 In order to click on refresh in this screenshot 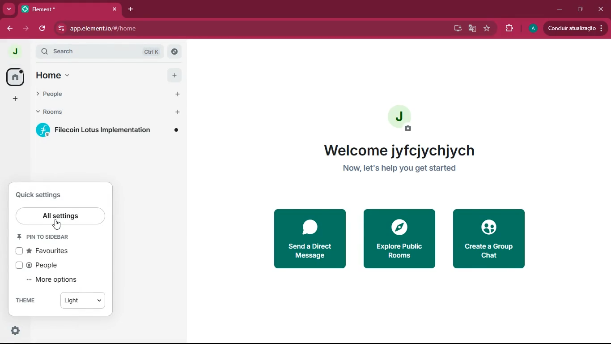, I will do `click(43, 29)`.